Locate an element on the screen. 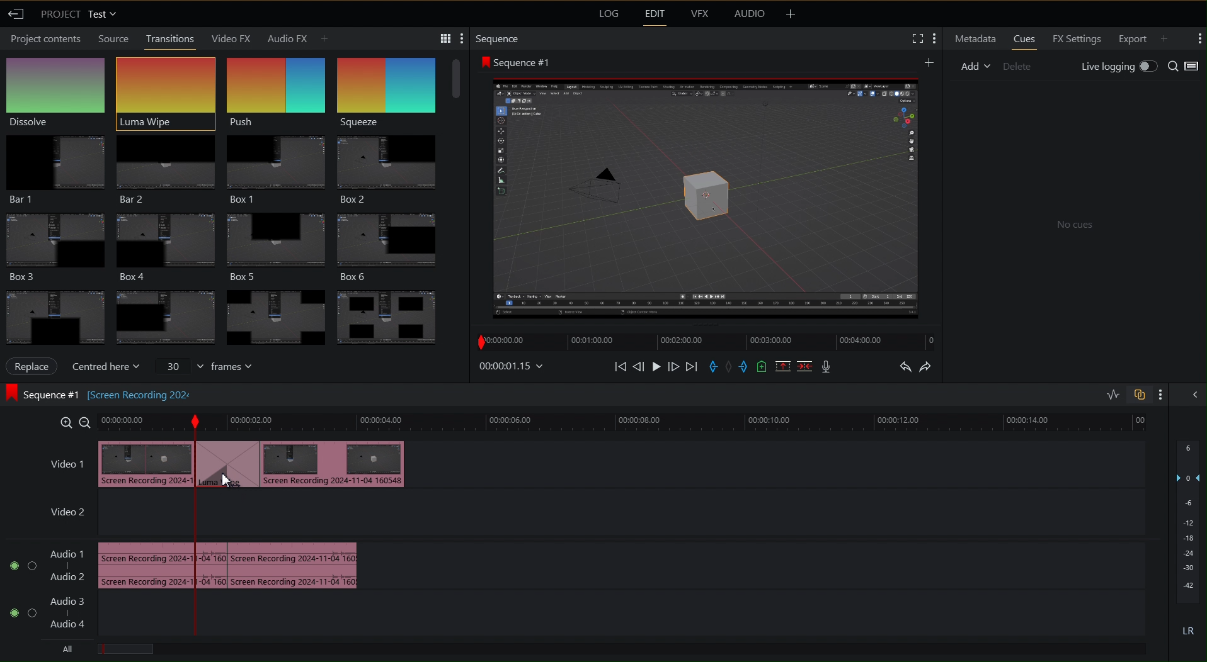  Cues is located at coordinates (1024, 39).